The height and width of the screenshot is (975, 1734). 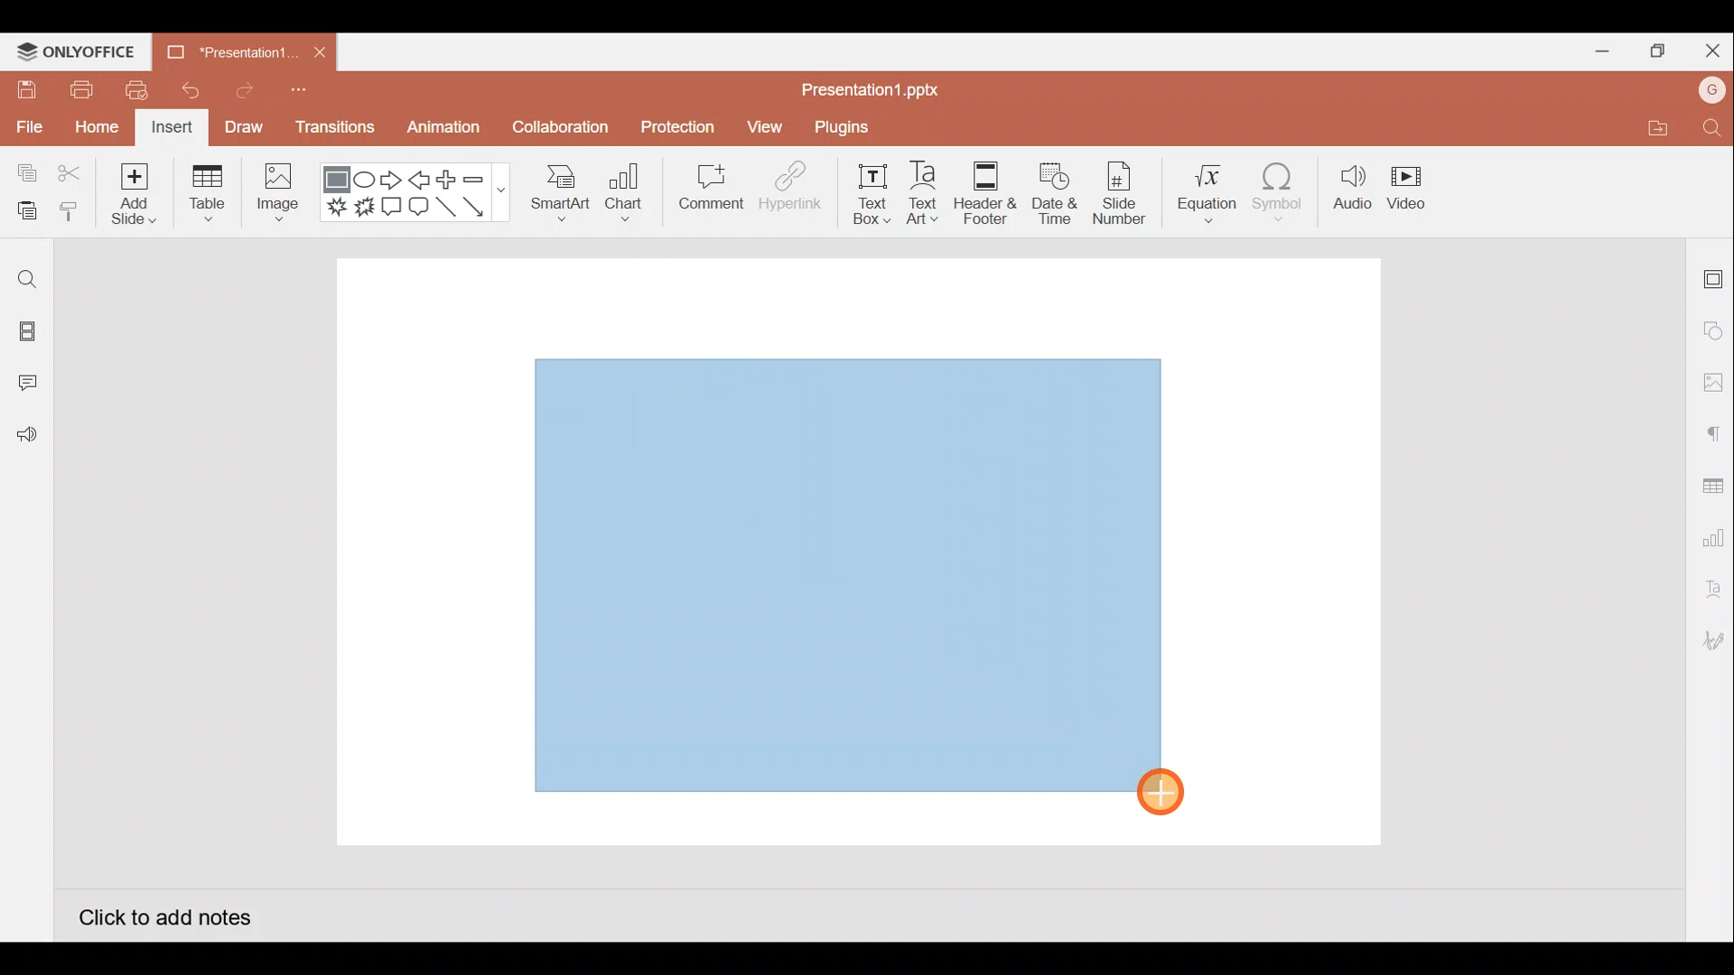 I want to click on Text Art, so click(x=930, y=189).